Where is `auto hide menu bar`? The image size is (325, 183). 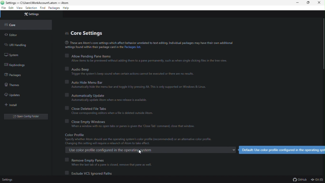 auto hide menu bar is located at coordinates (137, 84).